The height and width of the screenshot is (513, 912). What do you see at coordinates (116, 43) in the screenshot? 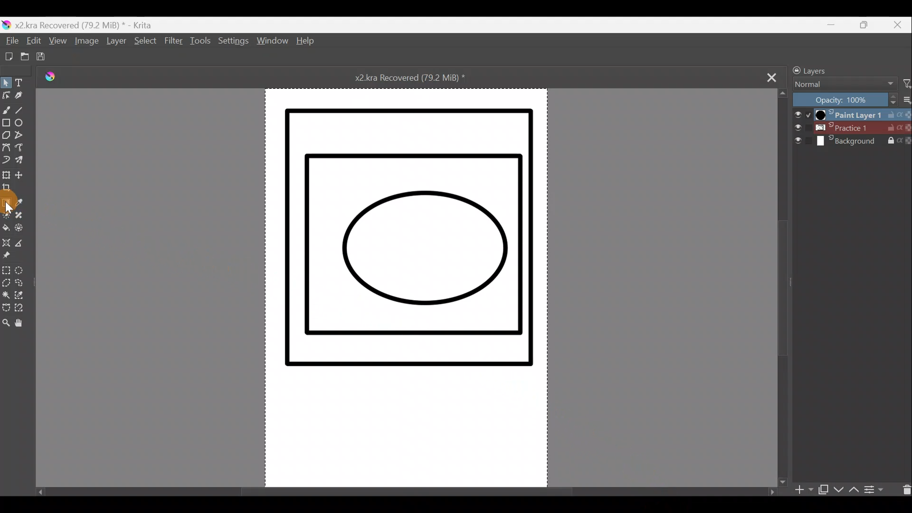
I see `Layer` at bounding box center [116, 43].